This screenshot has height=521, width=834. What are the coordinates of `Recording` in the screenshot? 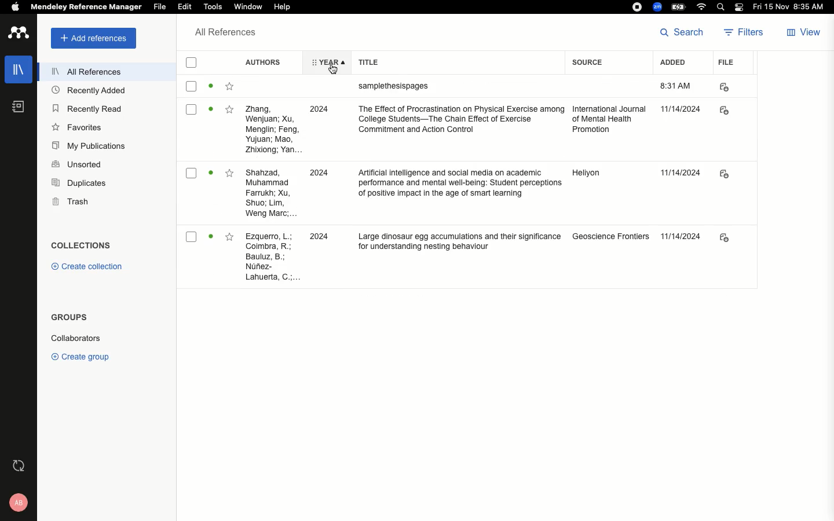 It's located at (636, 8).